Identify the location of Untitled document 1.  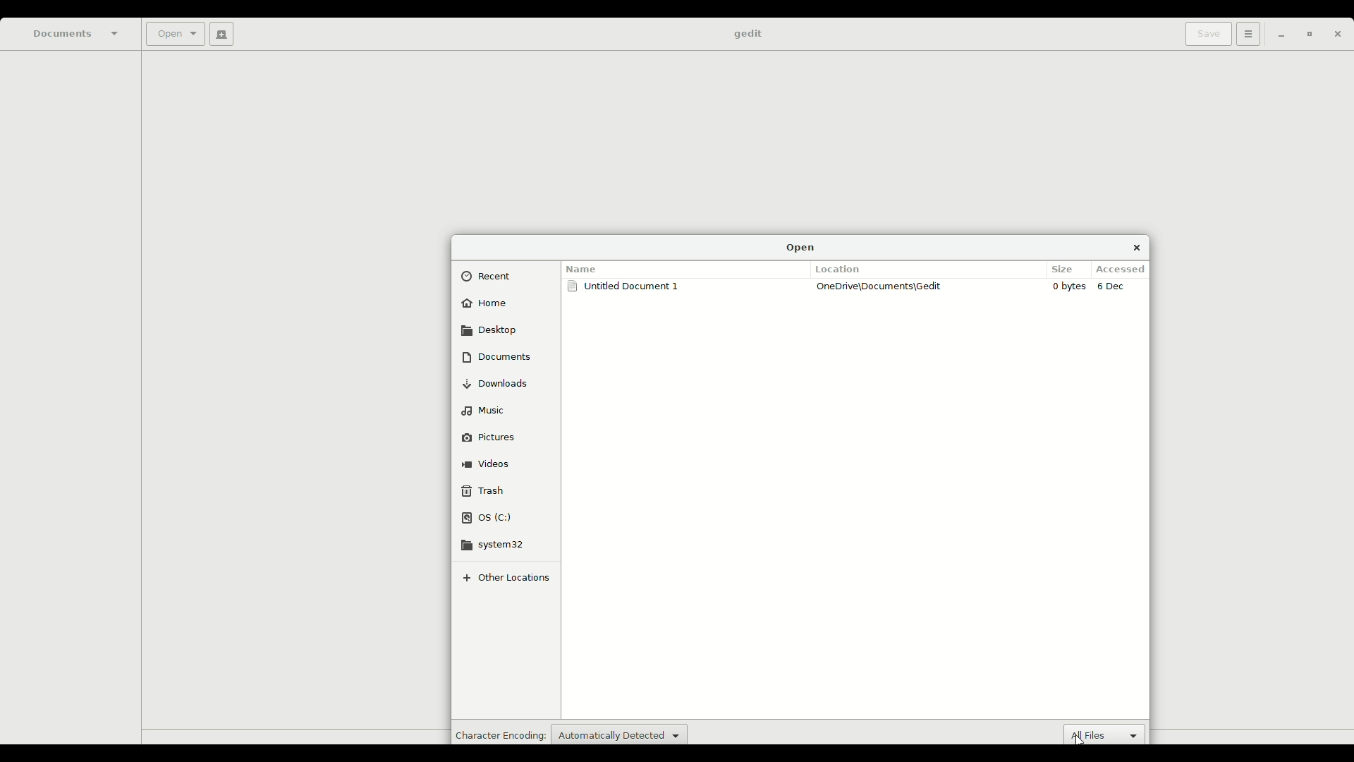
(626, 289).